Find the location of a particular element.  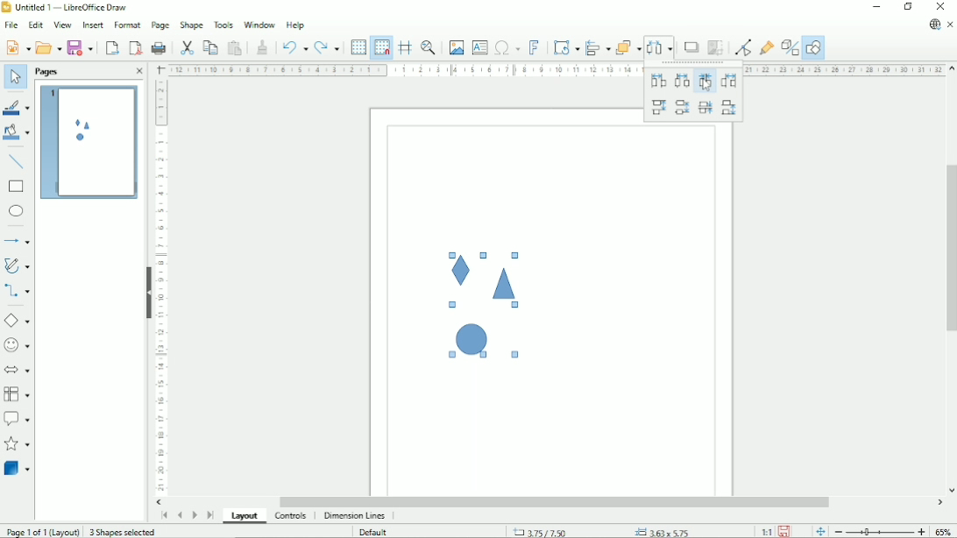

Hide is located at coordinates (148, 293).